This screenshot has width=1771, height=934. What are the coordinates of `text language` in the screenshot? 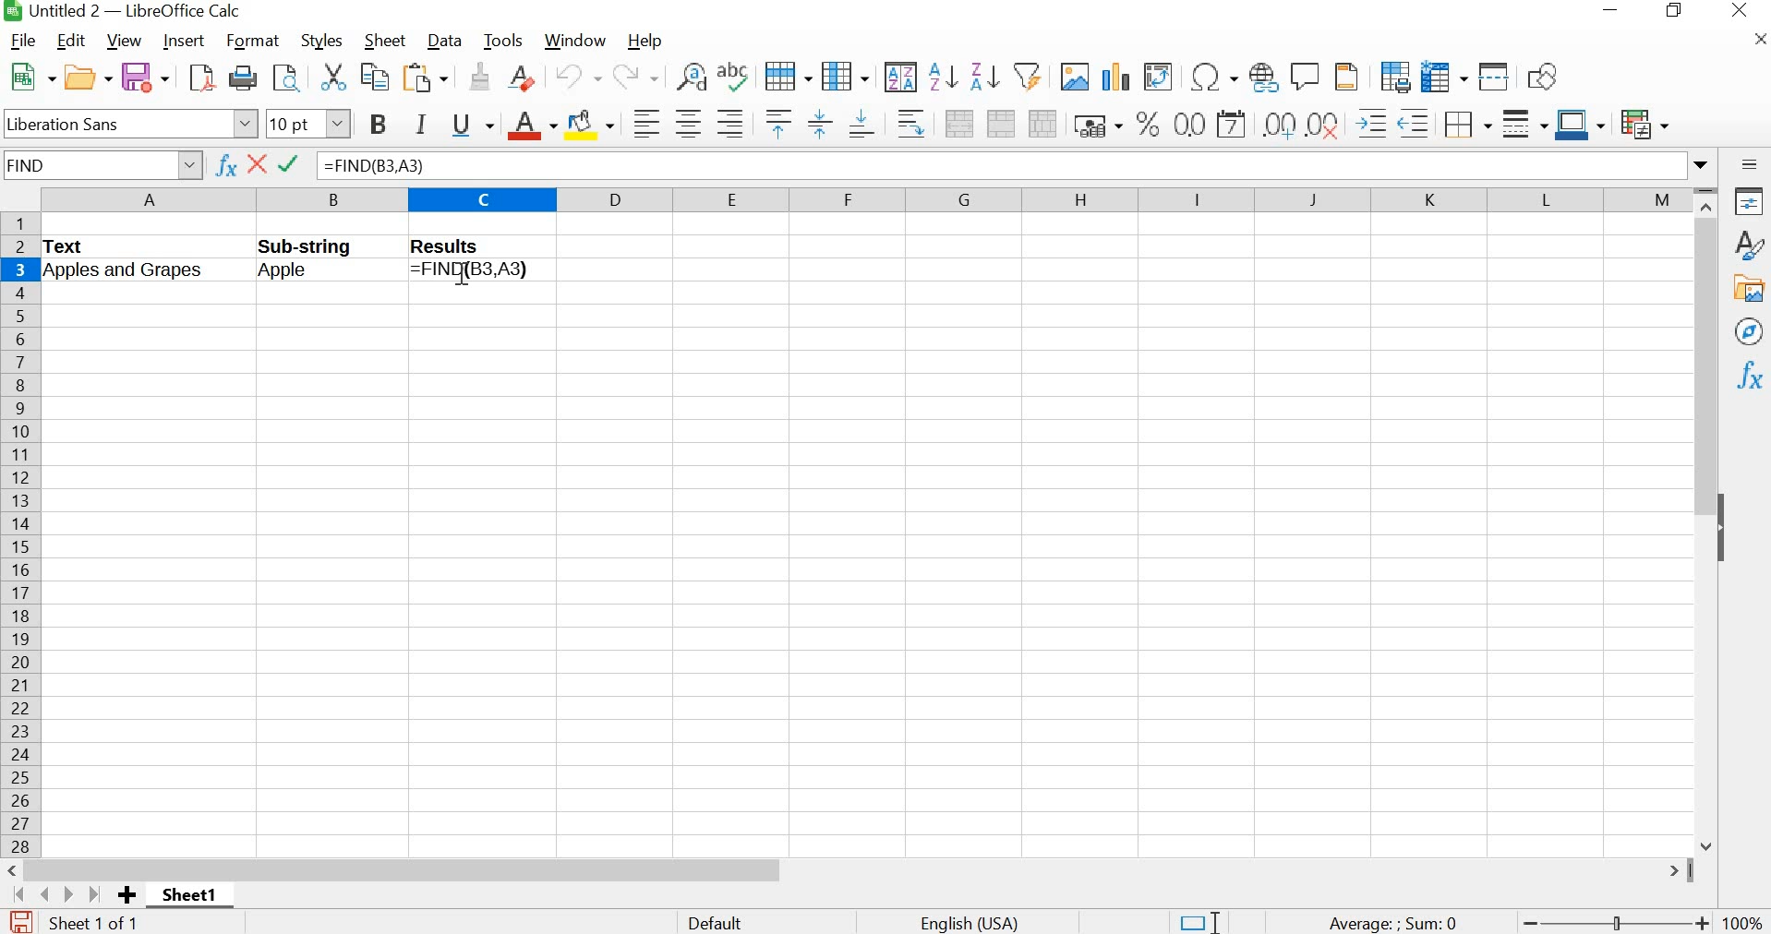 It's located at (979, 922).